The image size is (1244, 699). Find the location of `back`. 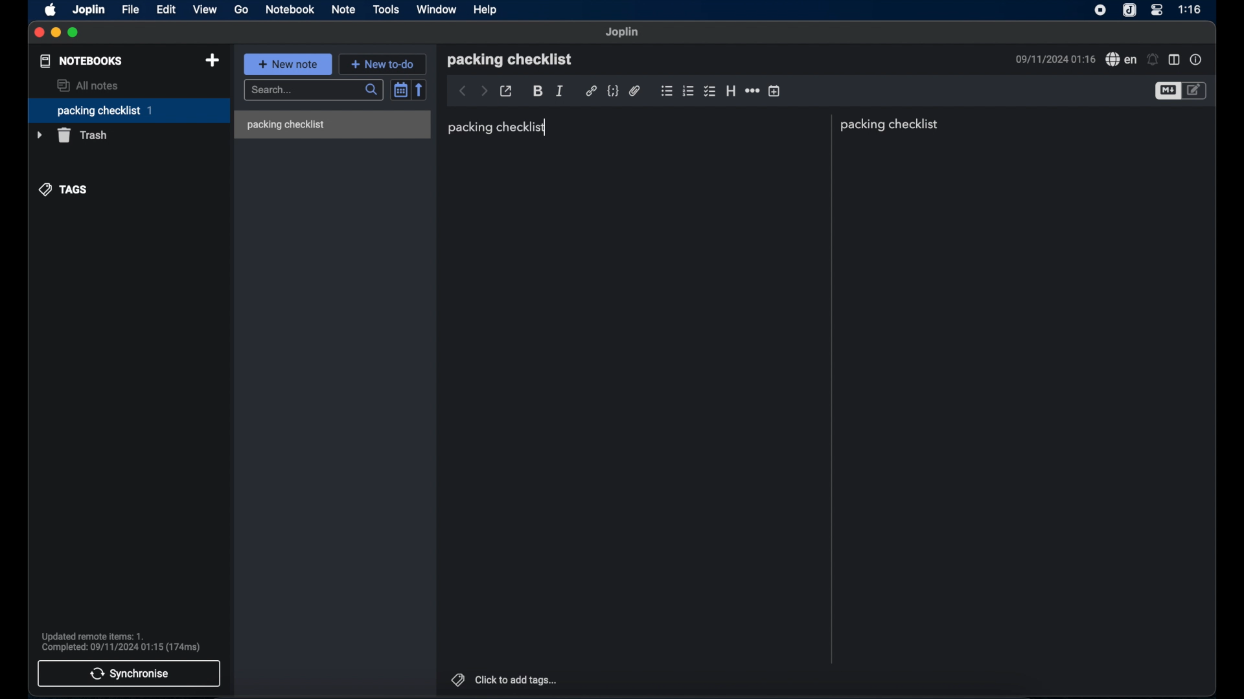

back is located at coordinates (463, 91).